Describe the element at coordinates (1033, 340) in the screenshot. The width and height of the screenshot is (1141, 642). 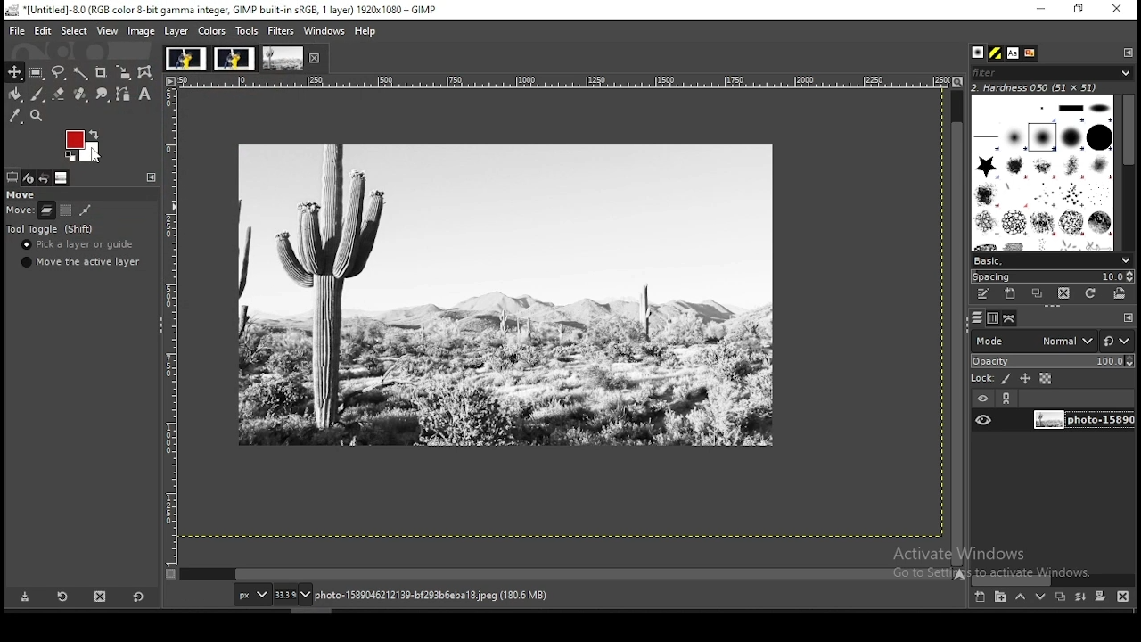
I see `mode` at that location.